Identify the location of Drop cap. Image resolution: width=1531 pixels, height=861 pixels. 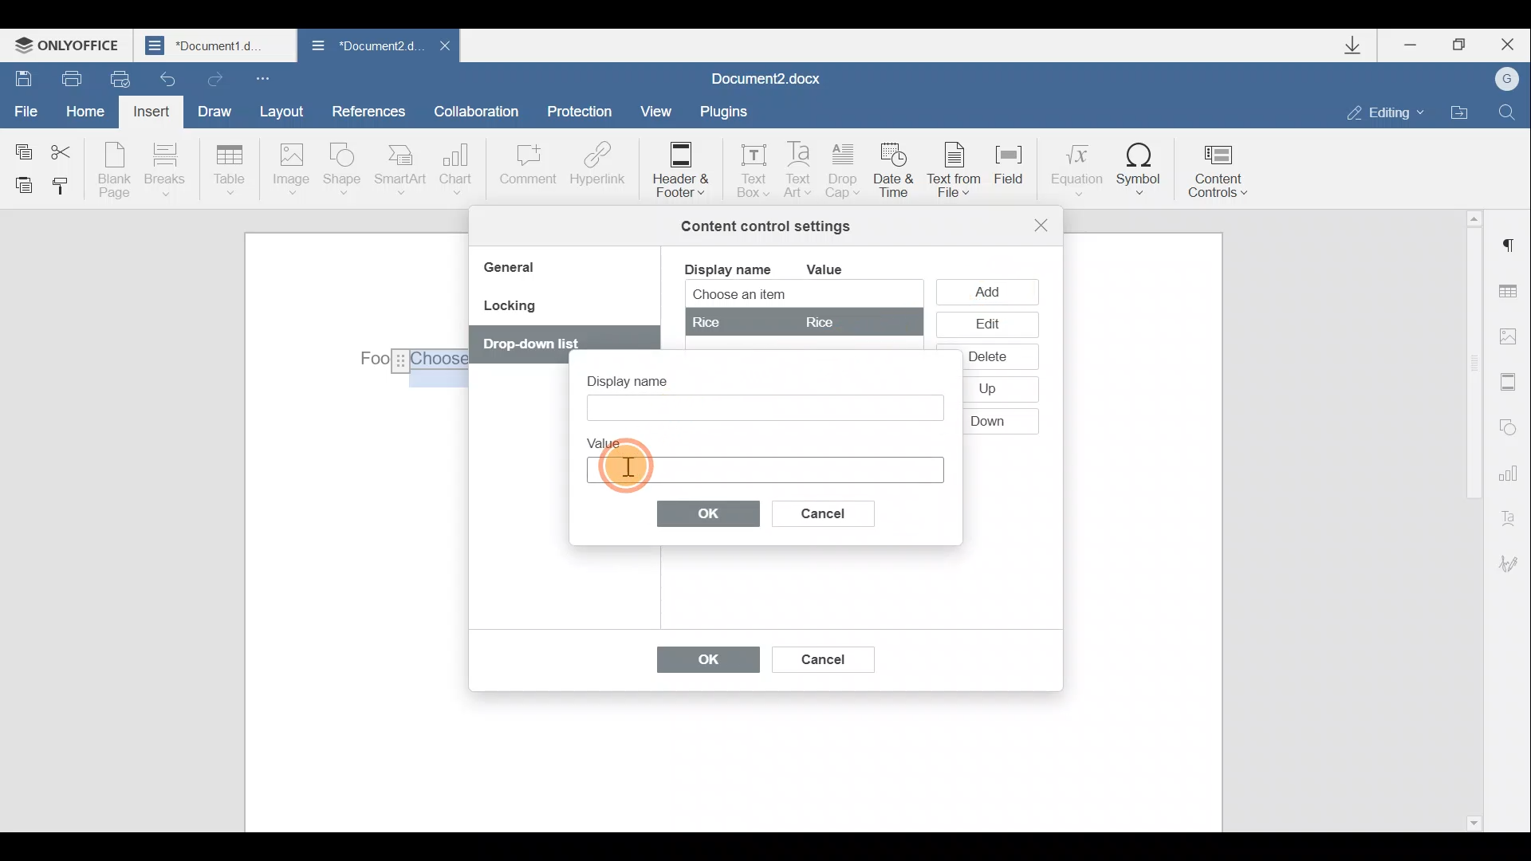
(844, 172).